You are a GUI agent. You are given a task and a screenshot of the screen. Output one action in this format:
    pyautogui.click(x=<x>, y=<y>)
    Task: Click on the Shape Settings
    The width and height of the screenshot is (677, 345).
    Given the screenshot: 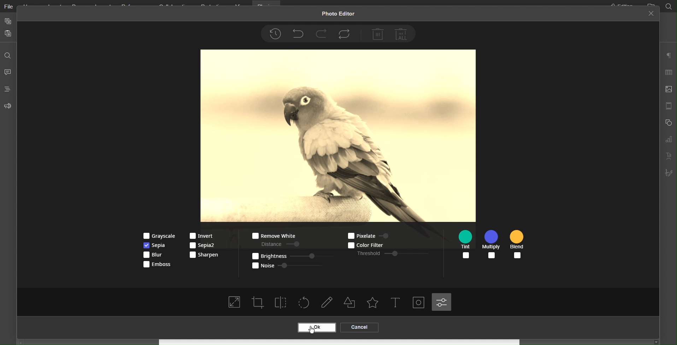 What is the action you would take?
    pyautogui.click(x=352, y=303)
    